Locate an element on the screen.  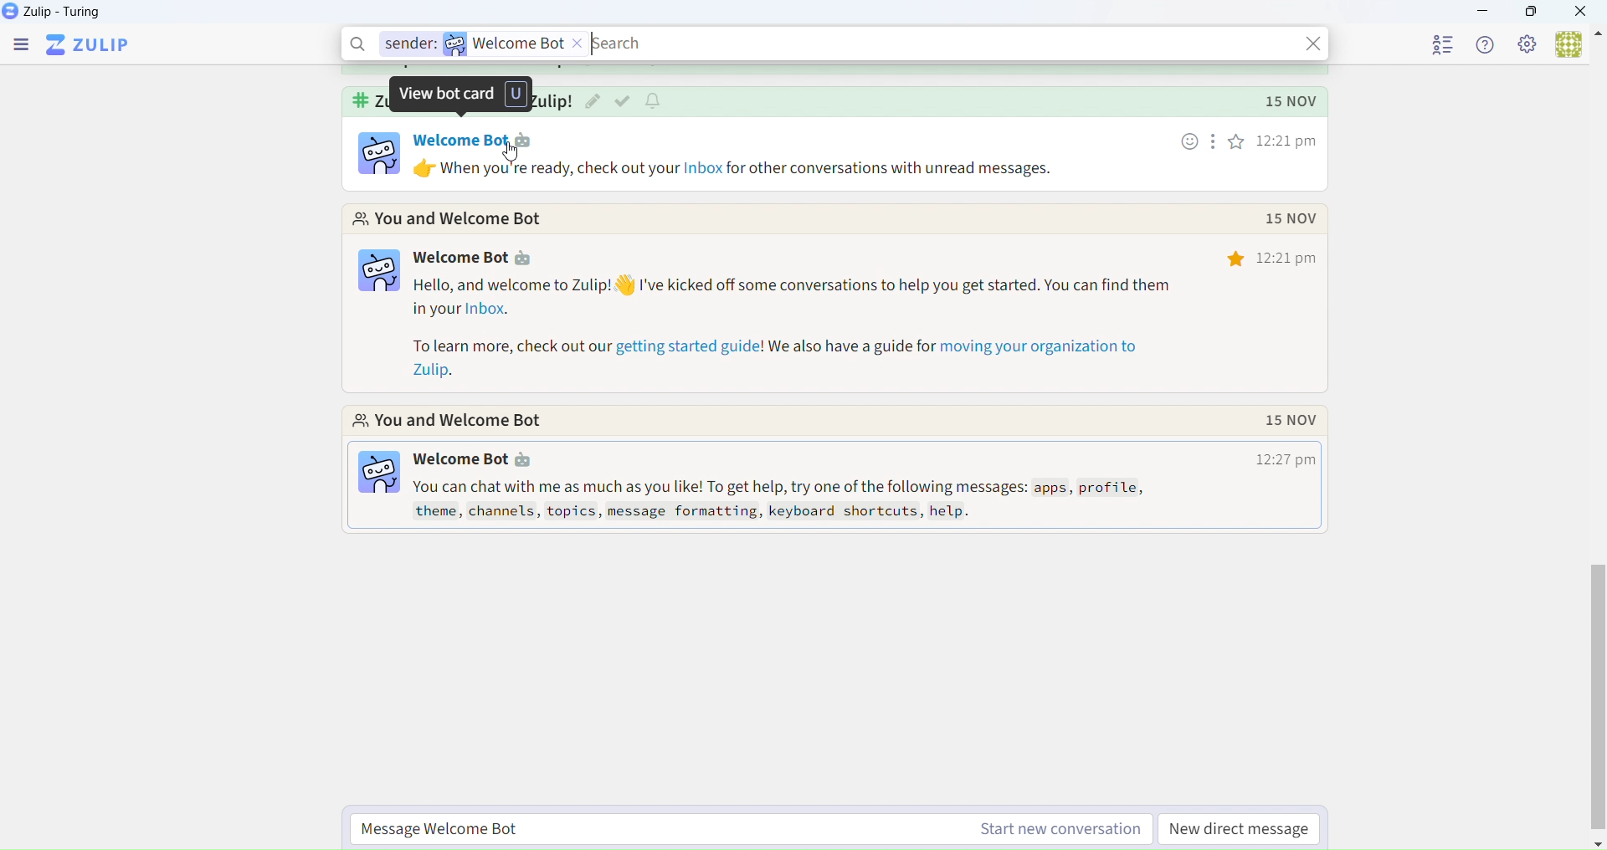
profile pic is located at coordinates (379, 474).